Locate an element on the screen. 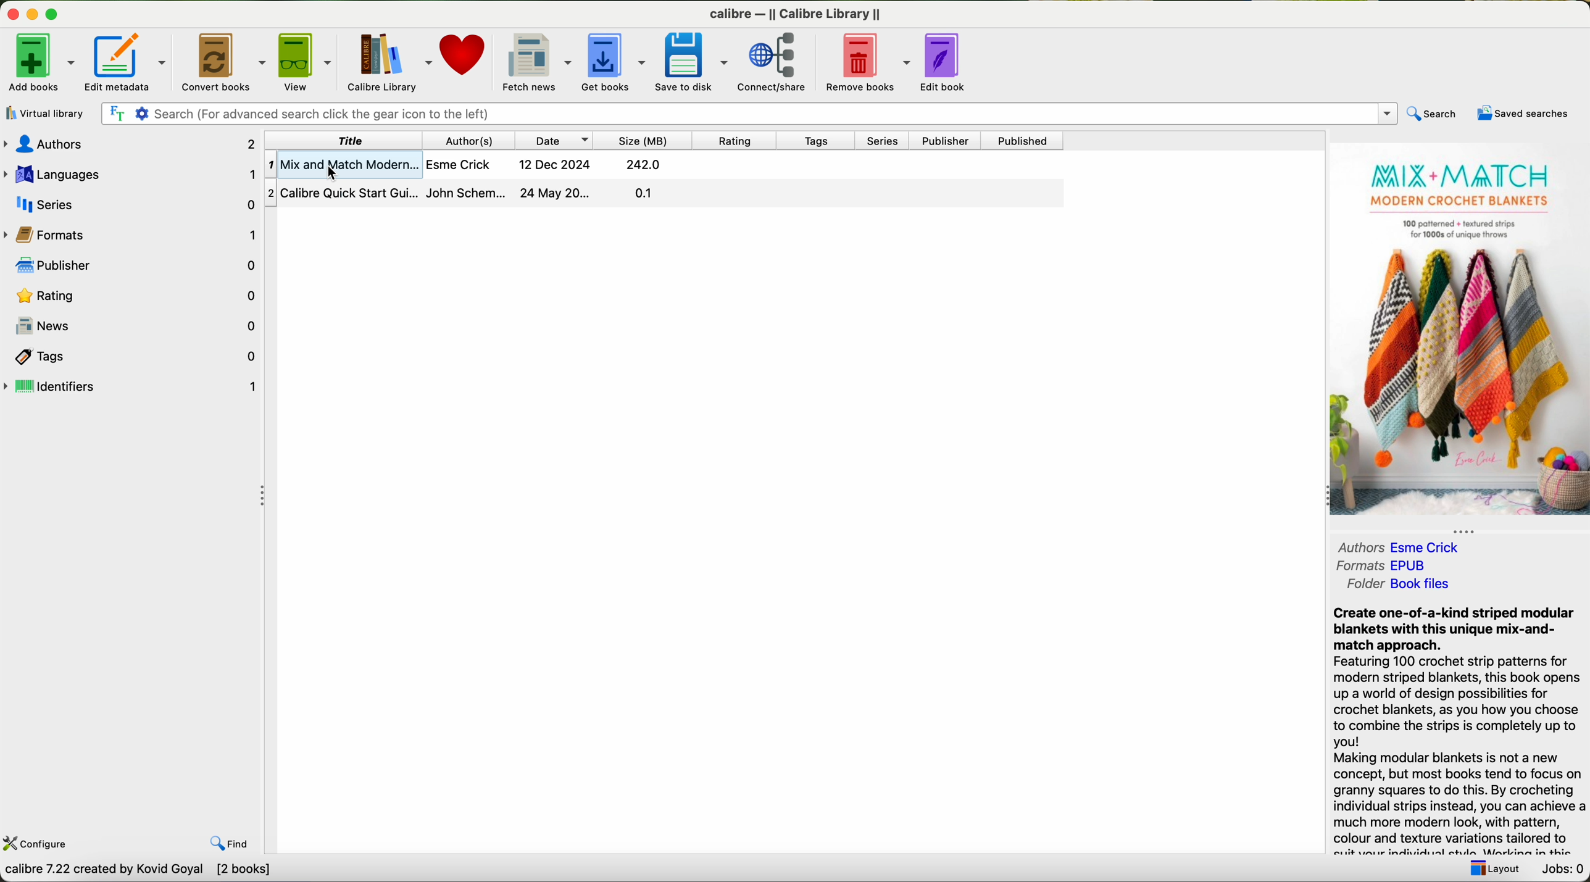 This screenshot has height=882, width=1590. Calibre is located at coordinates (798, 16).